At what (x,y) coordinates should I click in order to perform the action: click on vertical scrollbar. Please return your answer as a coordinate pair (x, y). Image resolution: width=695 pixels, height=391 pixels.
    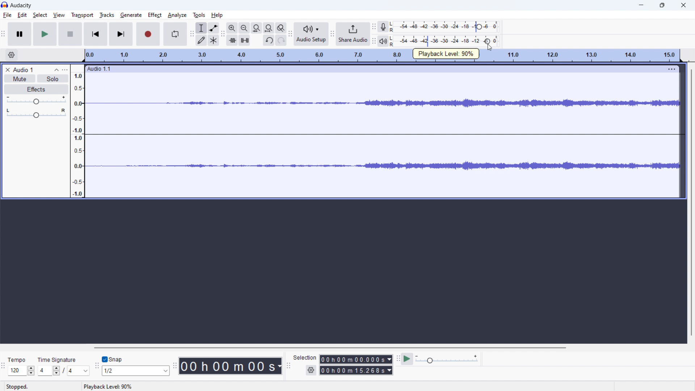
    Looking at the image, I should click on (691, 202).